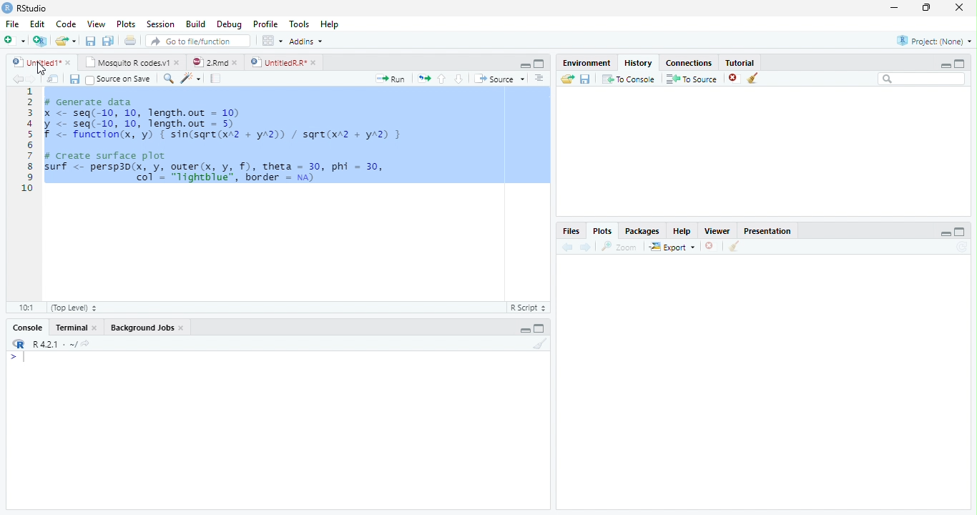  I want to click on Plots, so click(603, 230).